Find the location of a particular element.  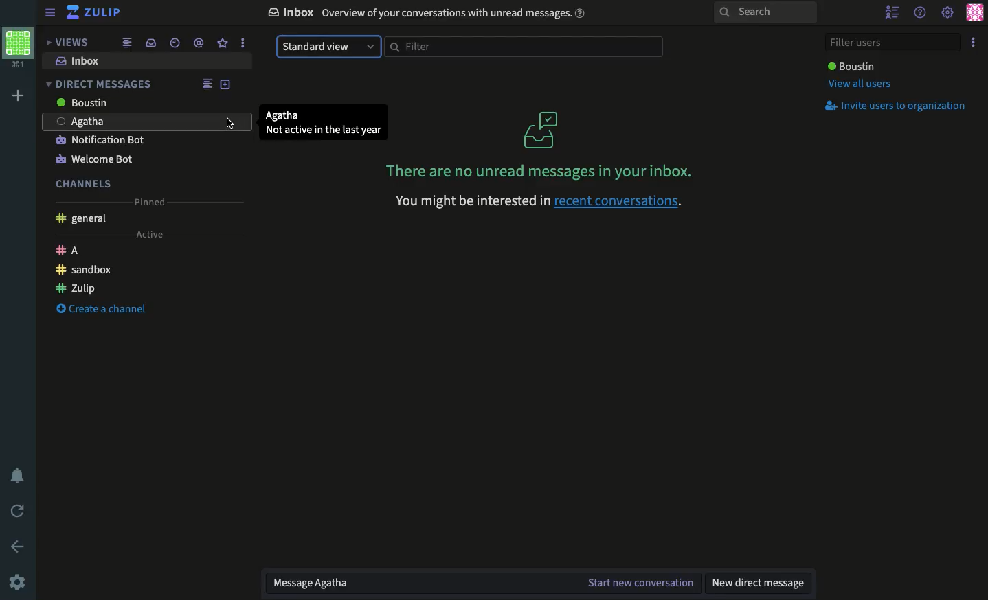

Invite users to org. is located at coordinates (898, 104).